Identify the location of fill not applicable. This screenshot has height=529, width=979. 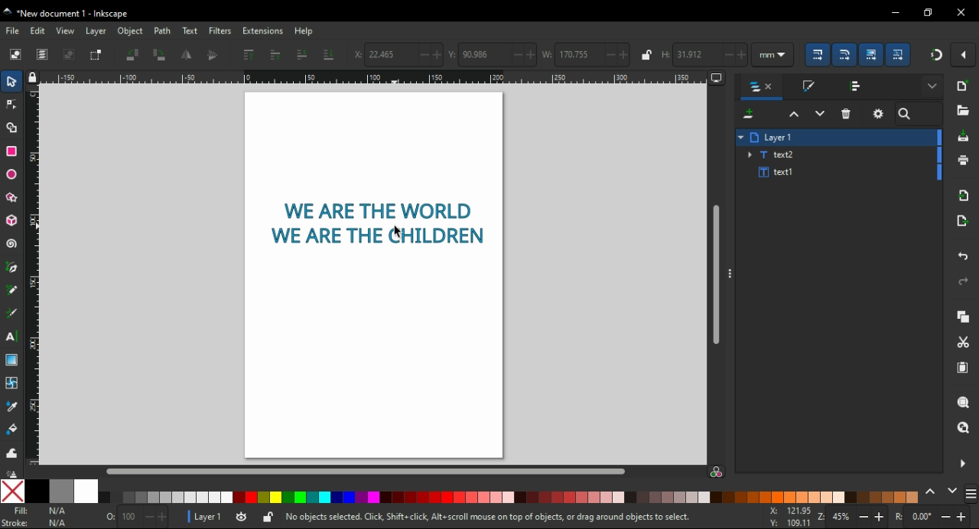
(41, 511).